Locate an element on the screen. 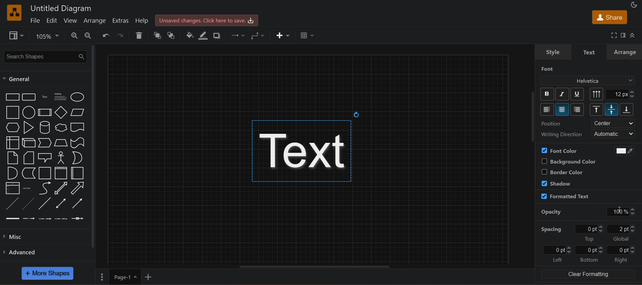  file is located at coordinates (35, 20).